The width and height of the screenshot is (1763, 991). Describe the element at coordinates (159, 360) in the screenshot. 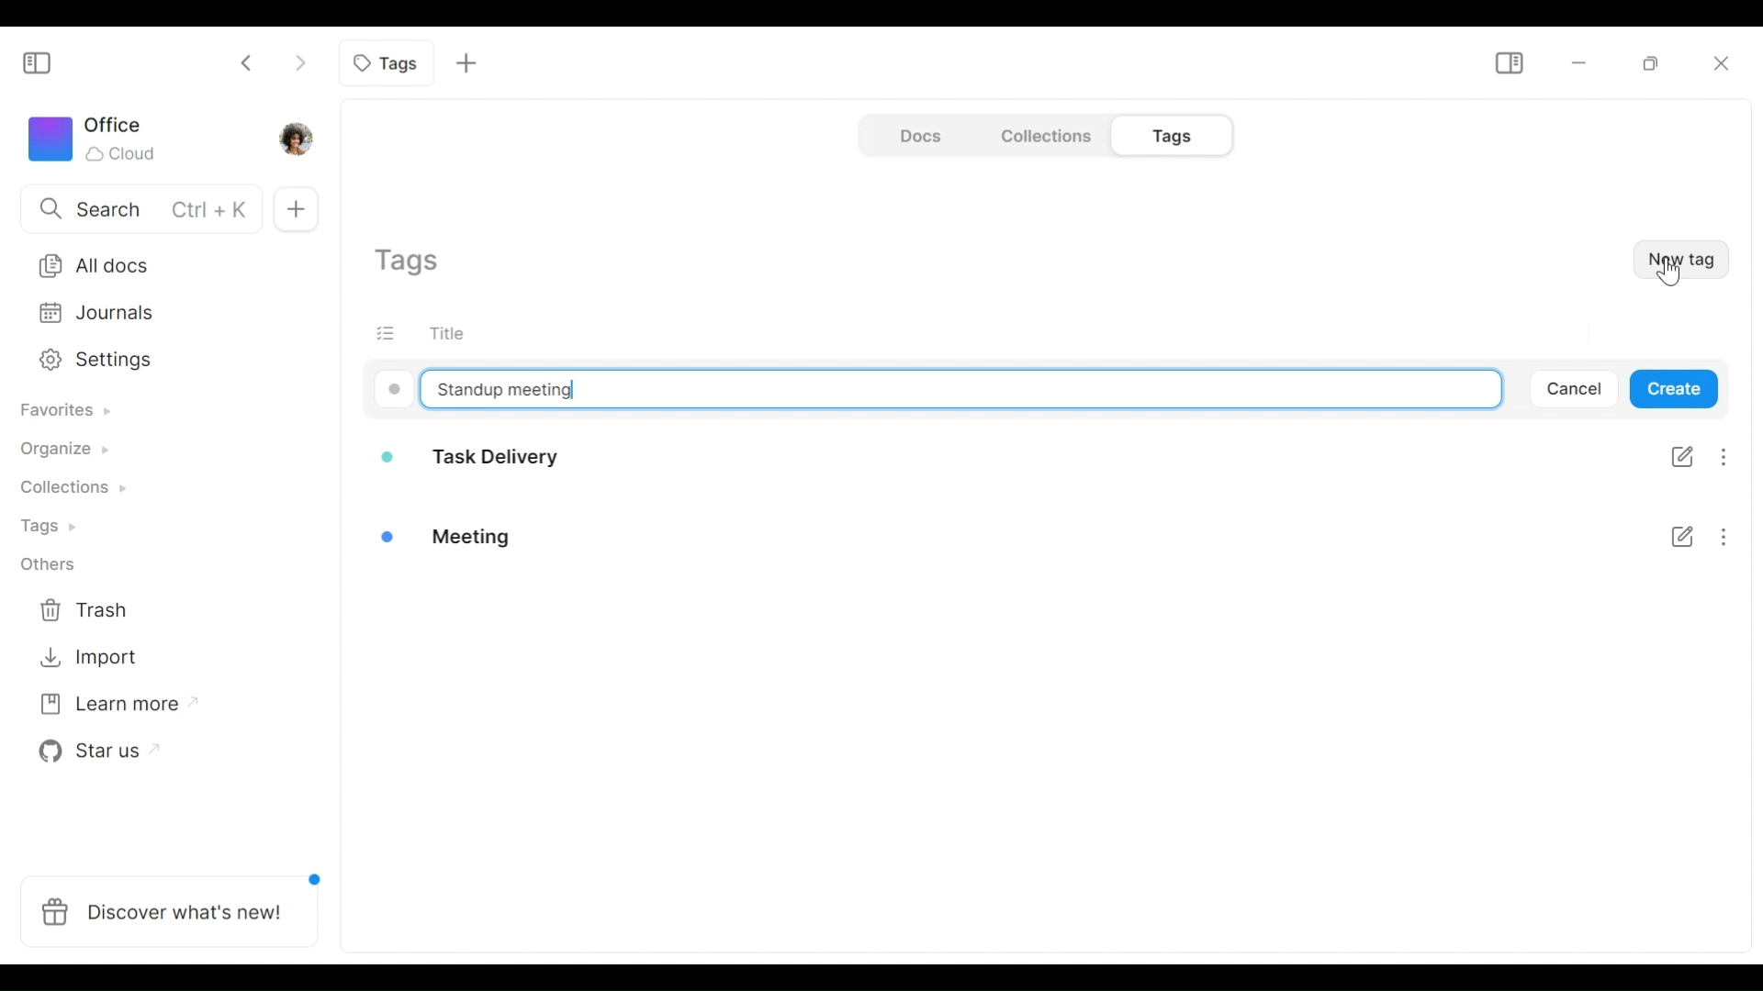

I see `Settings` at that location.